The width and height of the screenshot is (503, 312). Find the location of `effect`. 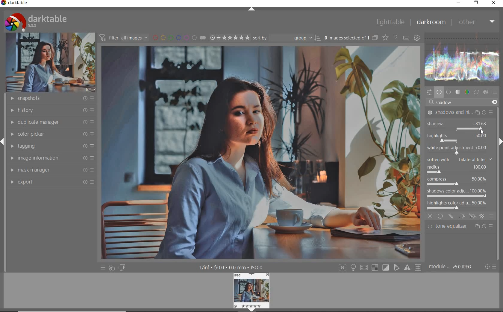

effect is located at coordinates (486, 92).